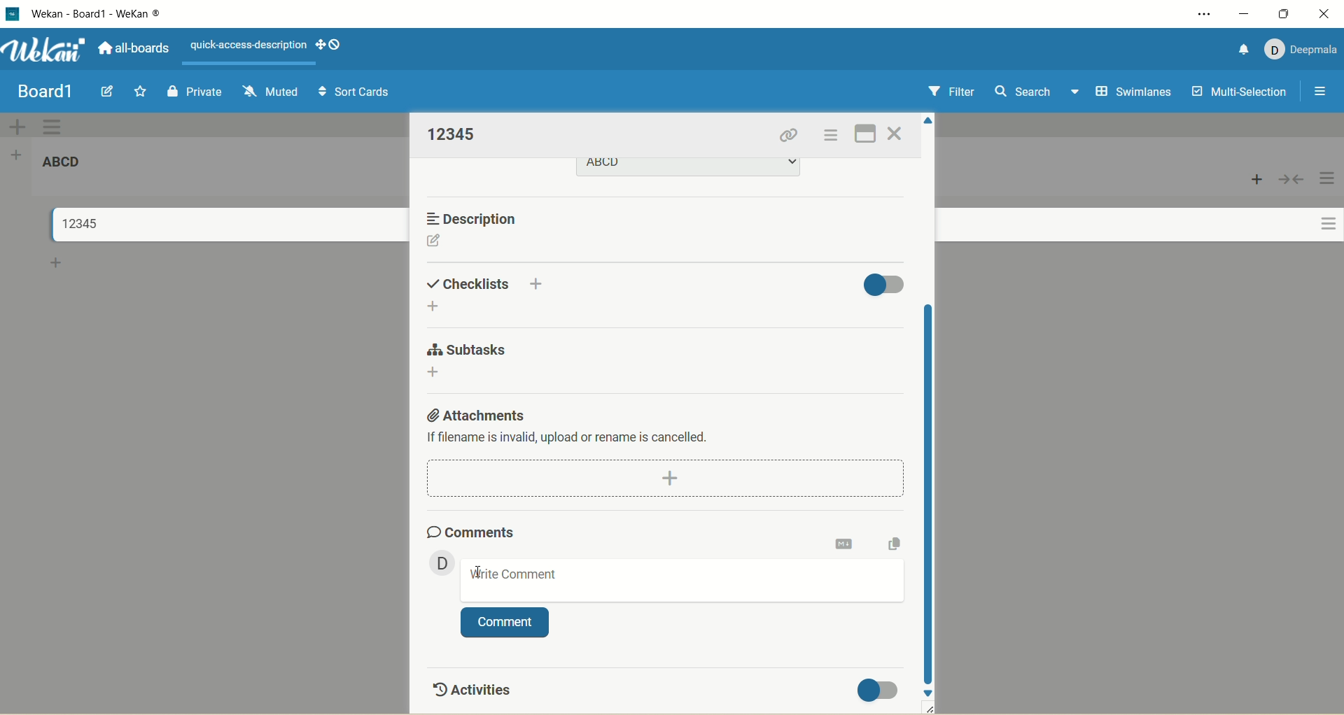  What do you see at coordinates (432, 373) in the screenshot?
I see `add` at bounding box center [432, 373].